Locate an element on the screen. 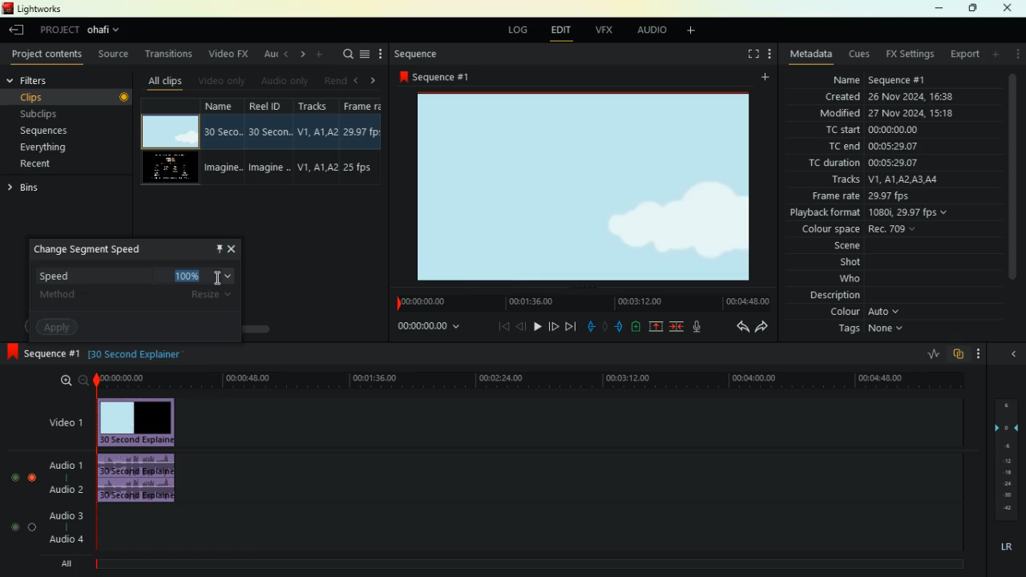  transitions is located at coordinates (171, 55).